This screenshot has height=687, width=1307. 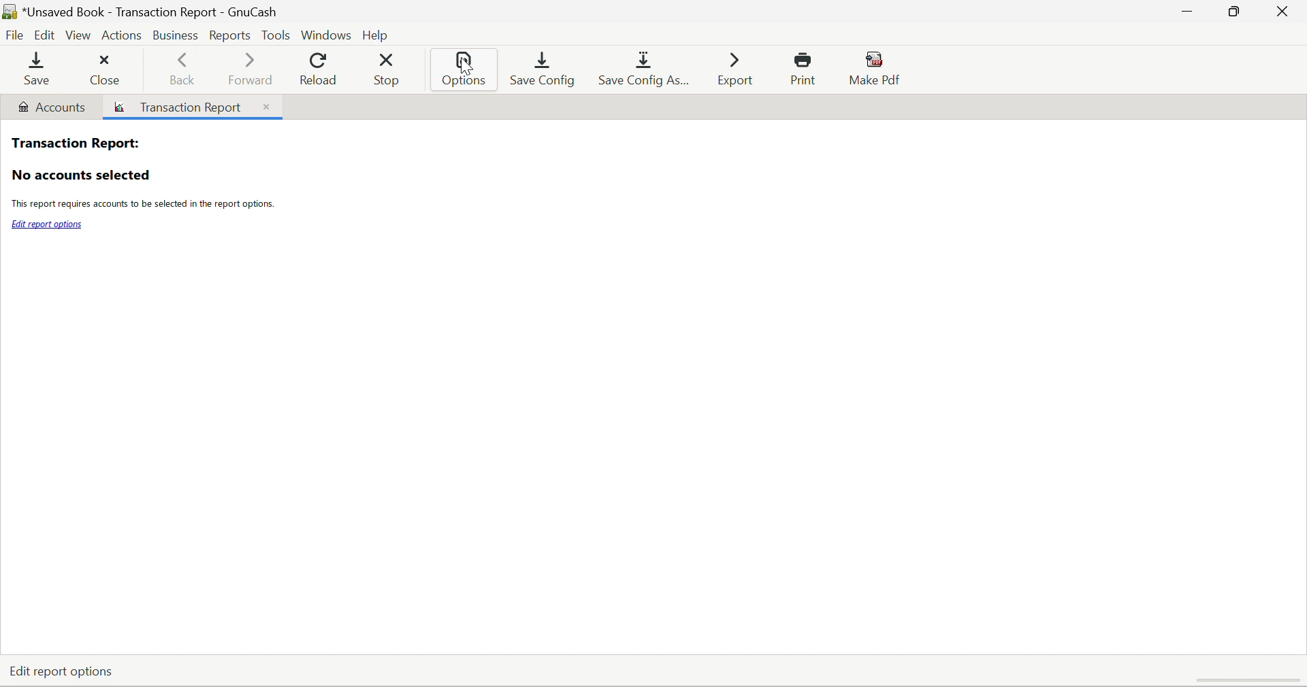 What do you see at coordinates (142, 205) in the screenshot?
I see `The report requires accounts to be selected in the report options` at bounding box center [142, 205].